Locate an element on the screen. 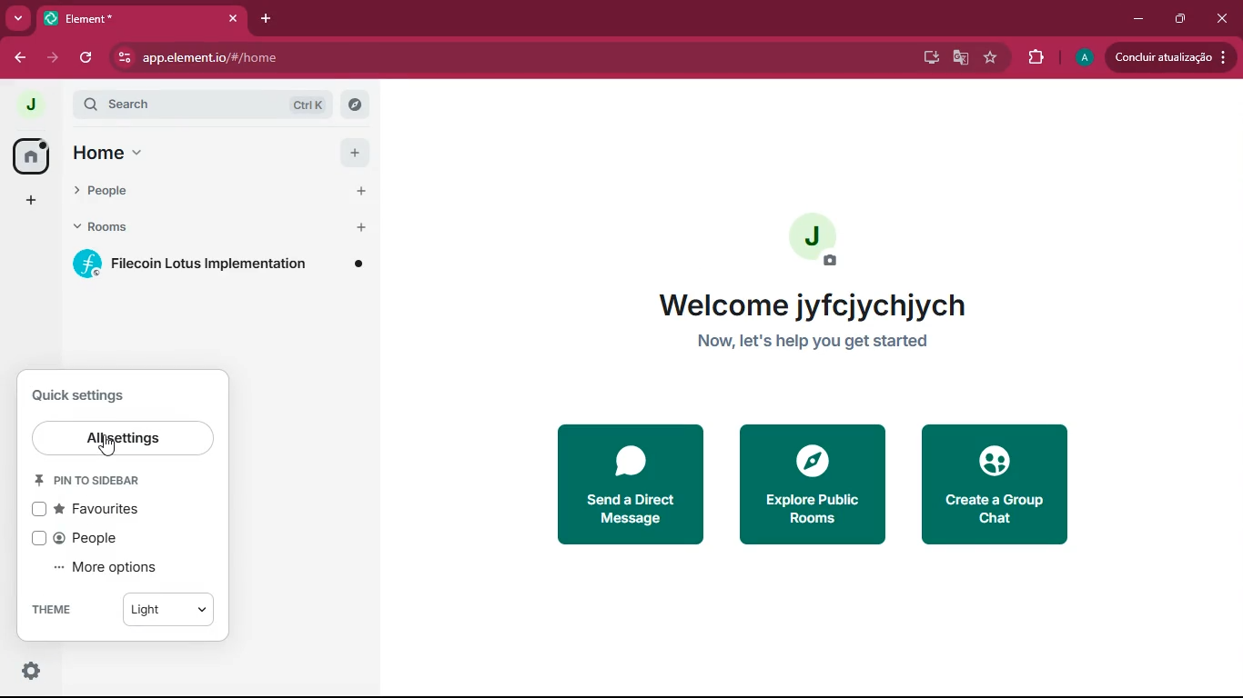 The image size is (1243, 698). welcome jyfcjychjych is located at coordinates (809, 301).